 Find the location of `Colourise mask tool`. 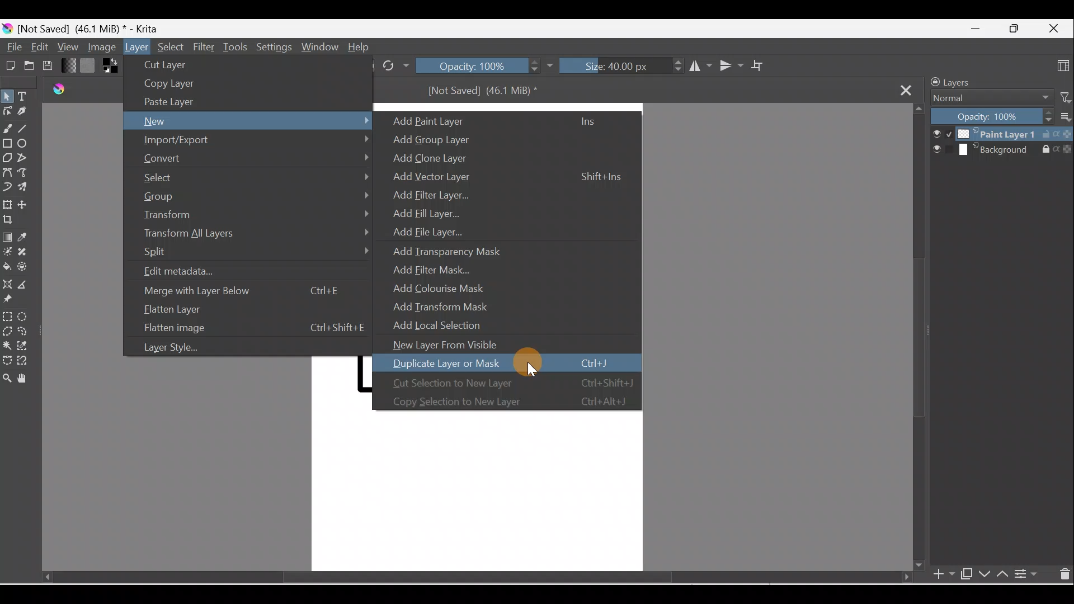

Colourise mask tool is located at coordinates (8, 252).